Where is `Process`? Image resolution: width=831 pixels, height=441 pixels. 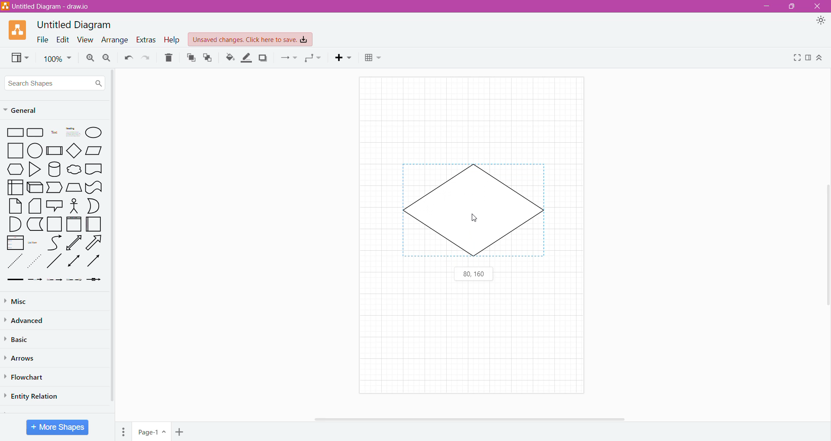 Process is located at coordinates (55, 150).